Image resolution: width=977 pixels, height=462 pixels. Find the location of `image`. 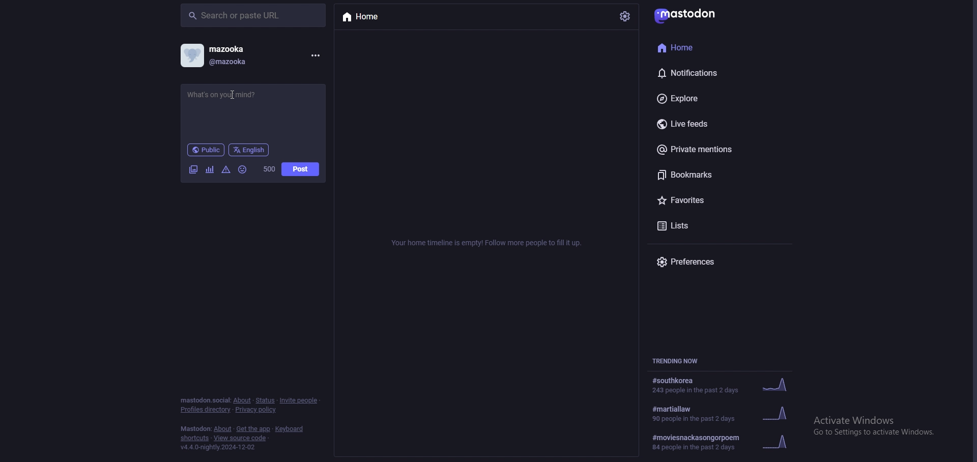

image is located at coordinates (194, 169).